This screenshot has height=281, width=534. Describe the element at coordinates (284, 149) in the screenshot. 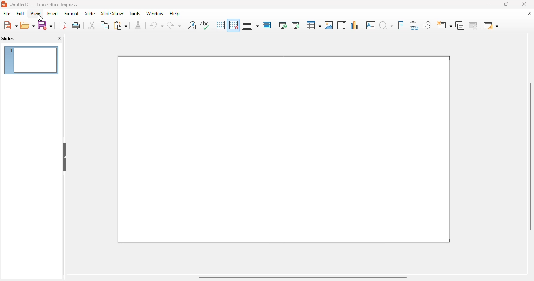

I see `slide 1` at that location.